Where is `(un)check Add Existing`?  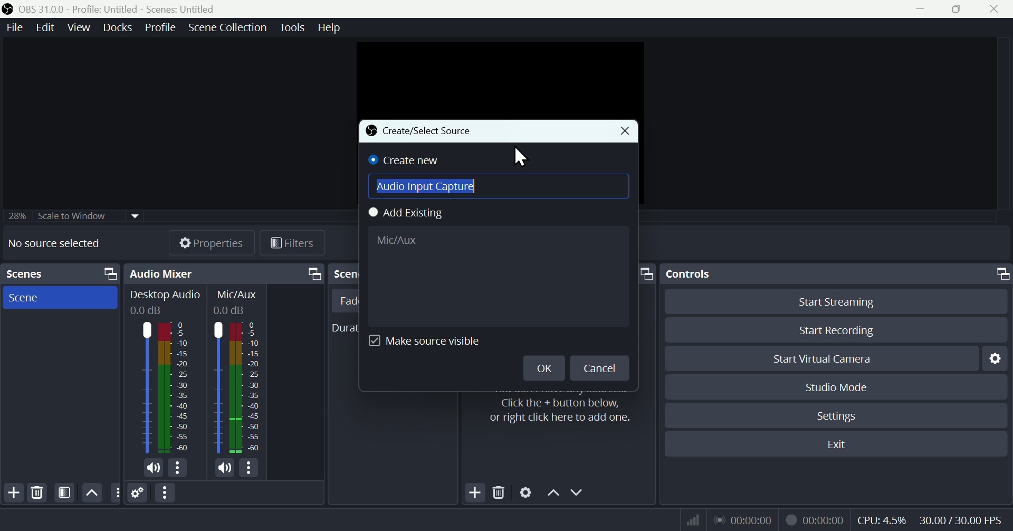
(un)check Add Existing is located at coordinates (412, 214).